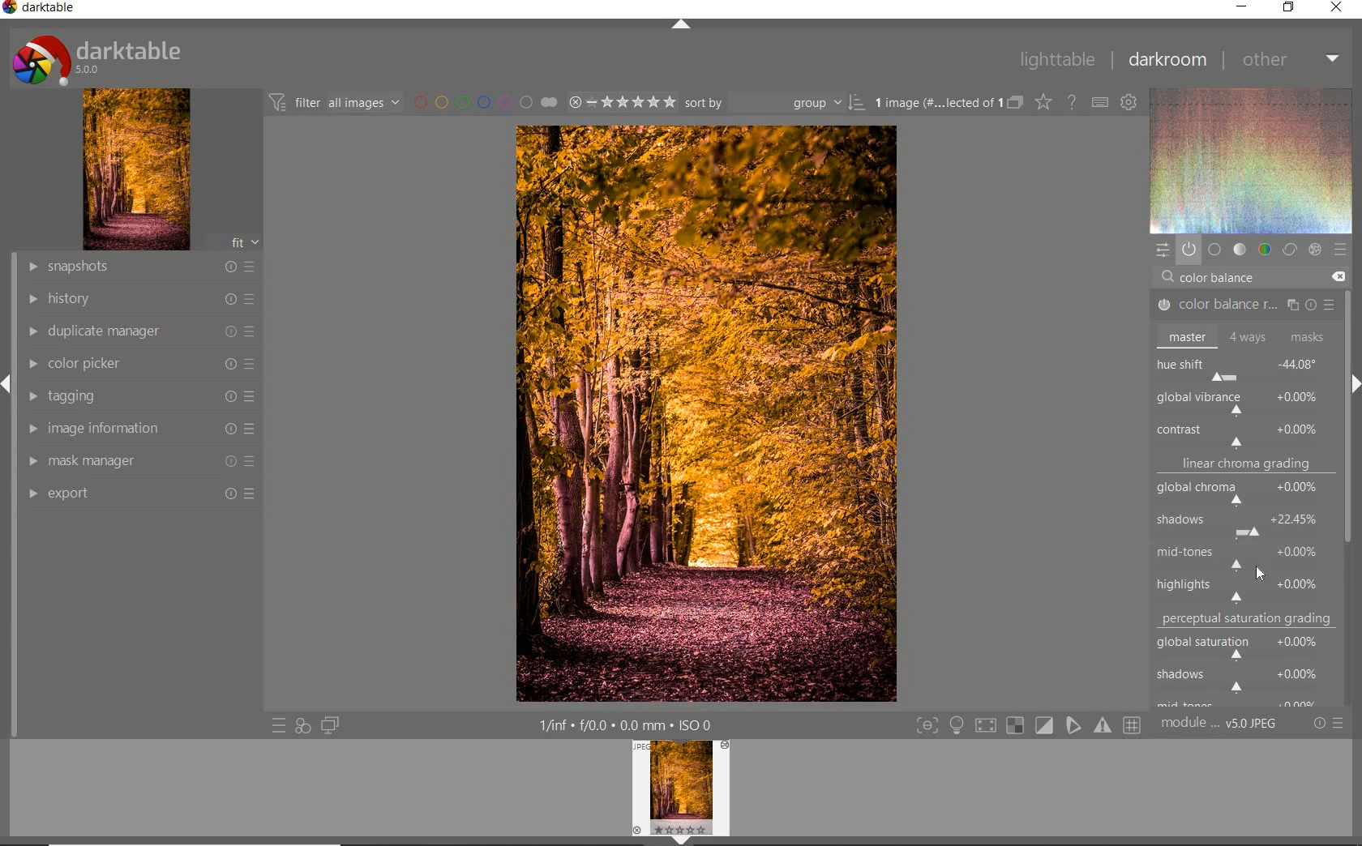 The width and height of the screenshot is (1362, 846). I want to click on system name, so click(39, 8).